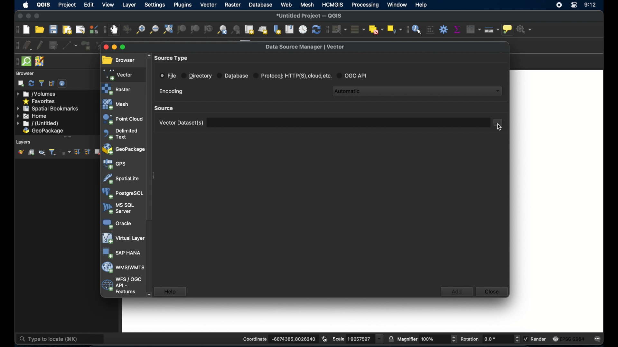 The image size is (618, 347). I want to click on show spatial bookmarks, so click(289, 29).